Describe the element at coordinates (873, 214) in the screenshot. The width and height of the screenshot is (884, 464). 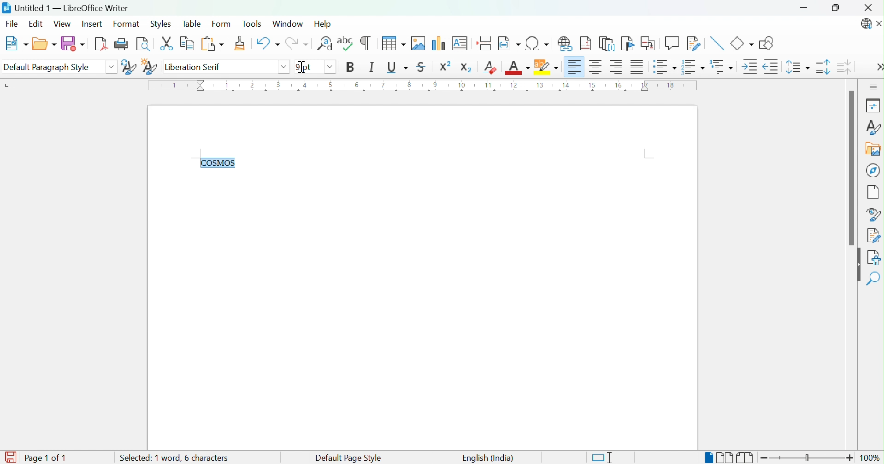
I see `Style Inspector` at that location.